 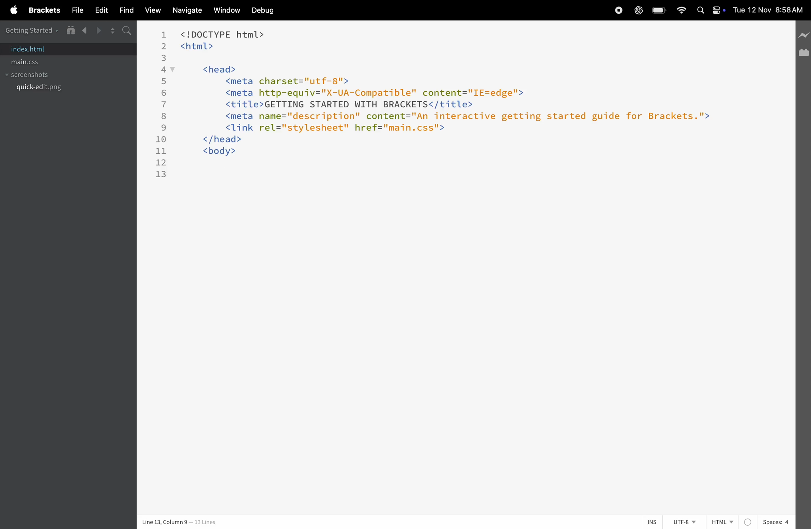 What do you see at coordinates (41, 88) in the screenshot?
I see `quick.edit.png` at bounding box center [41, 88].